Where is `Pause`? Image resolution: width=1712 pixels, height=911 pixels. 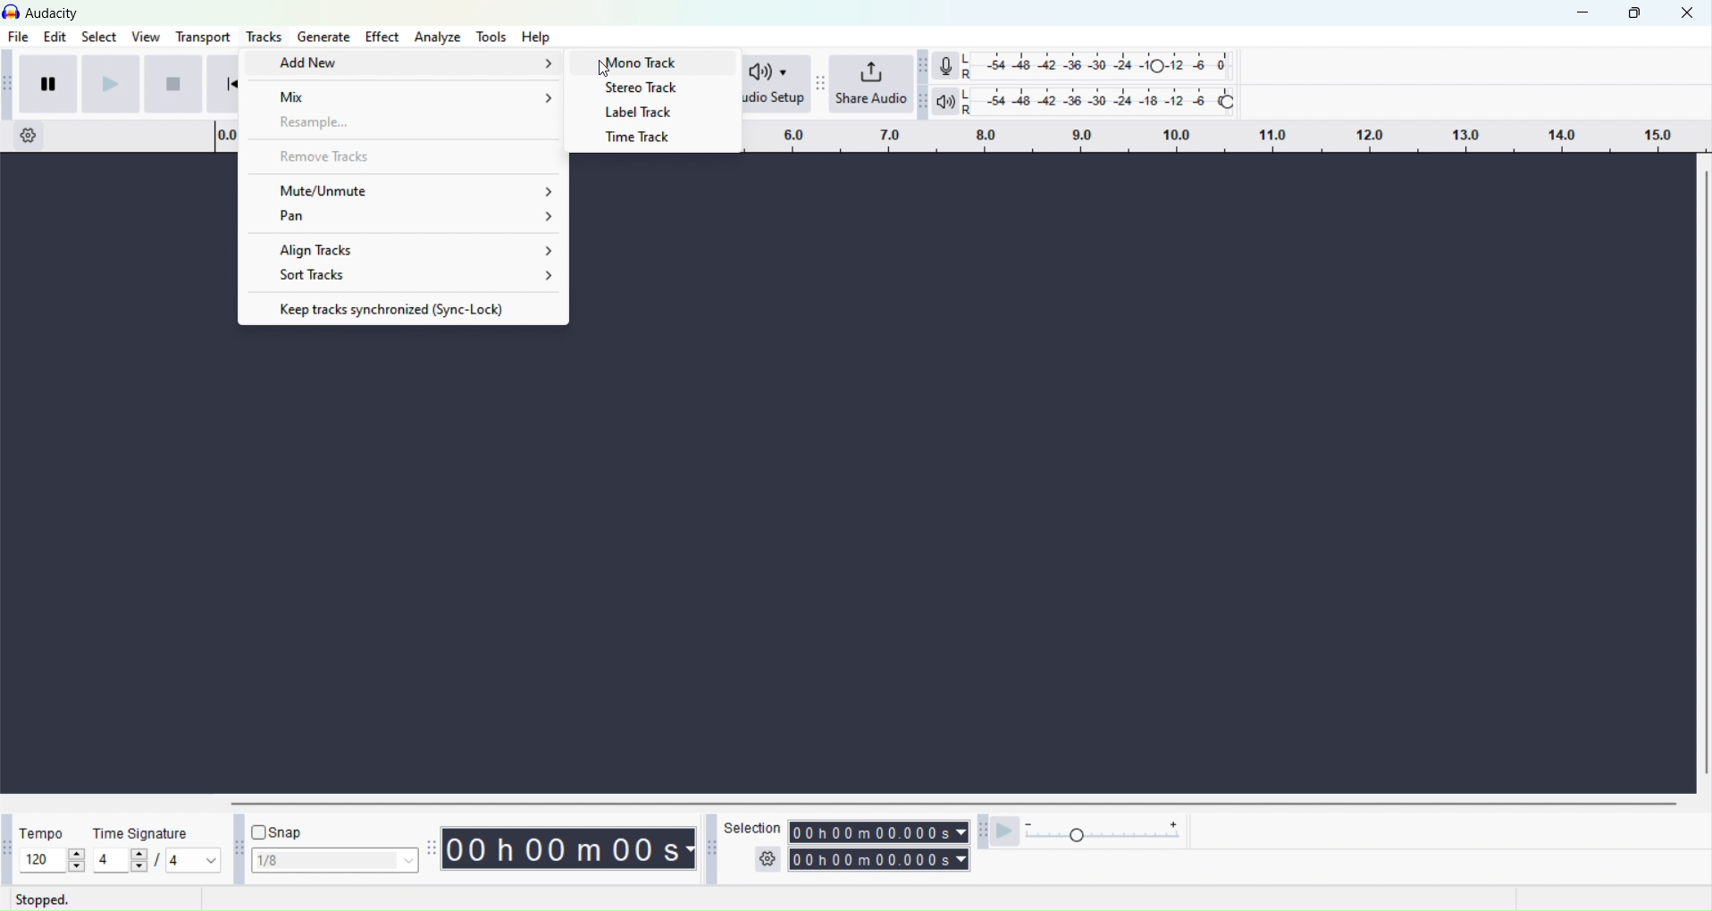
Pause is located at coordinates (52, 82).